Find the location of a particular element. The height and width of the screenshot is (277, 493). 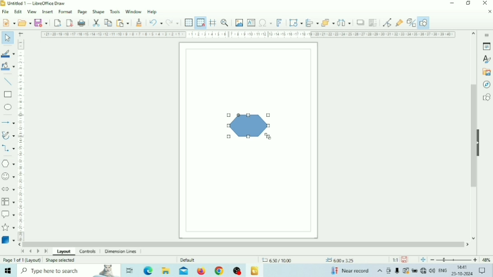

Sidebar settings is located at coordinates (486, 34).